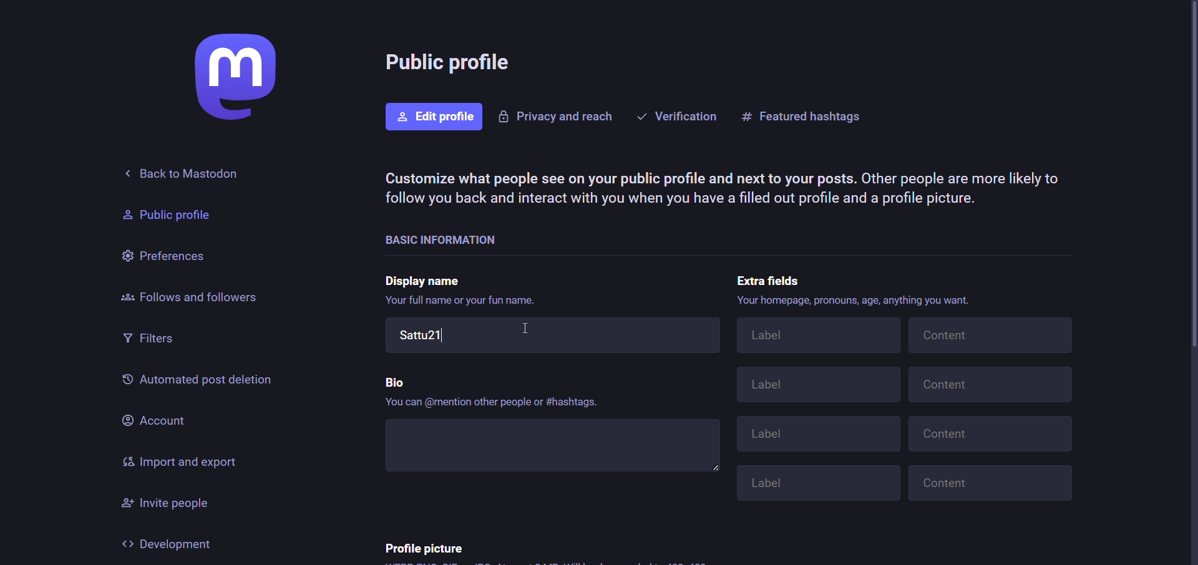  I want to click on Label, so click(814, 334).